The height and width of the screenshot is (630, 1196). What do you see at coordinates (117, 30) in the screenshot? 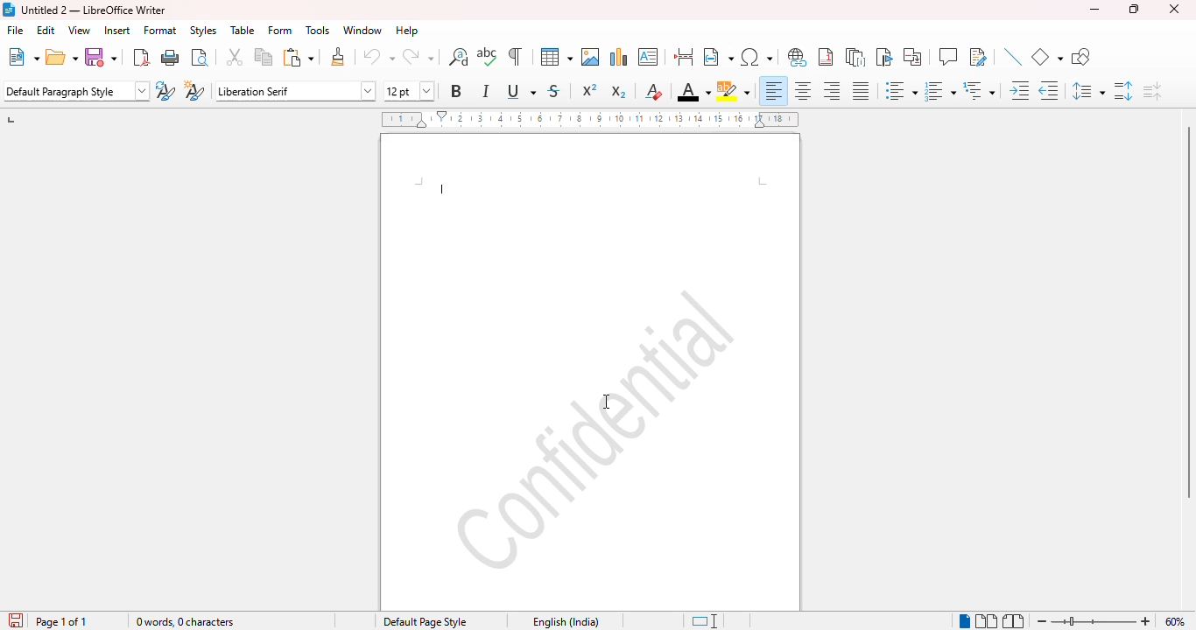
I see `insert` at bounding box center [117, 30].